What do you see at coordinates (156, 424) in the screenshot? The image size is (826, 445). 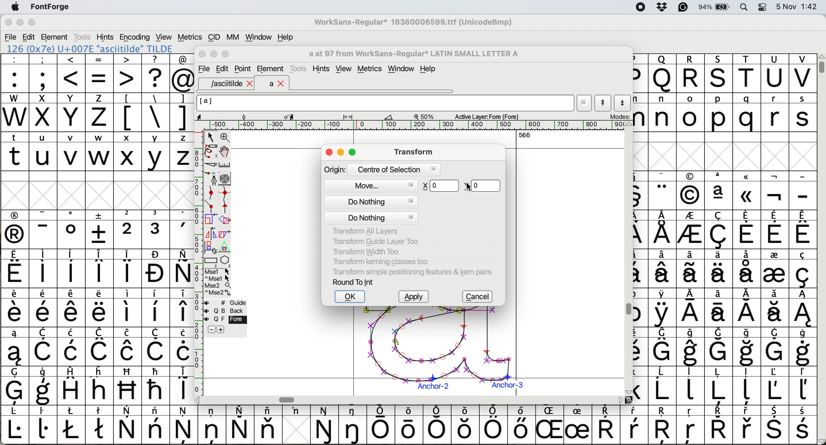 I see `symbol` at bounding box center [156, 424].